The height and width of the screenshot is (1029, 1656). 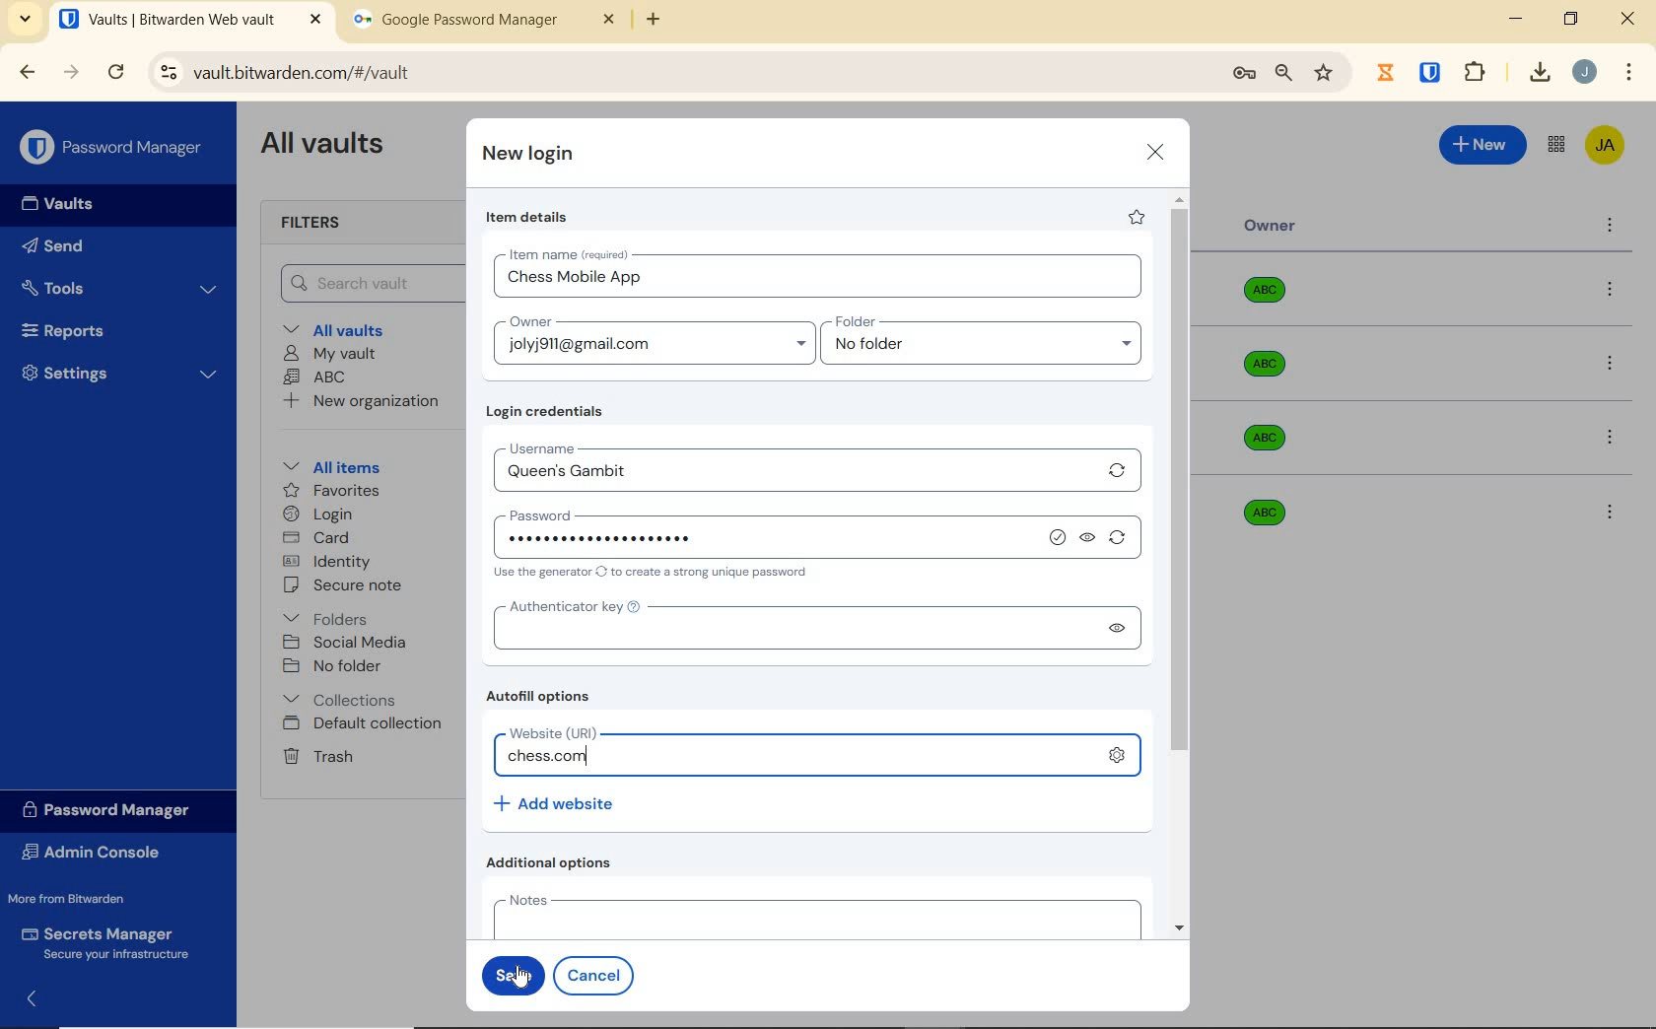 What do you see at coordinates (341, 328) in the screenshot?
I see `All vaults` at bounding box center [341, 328].